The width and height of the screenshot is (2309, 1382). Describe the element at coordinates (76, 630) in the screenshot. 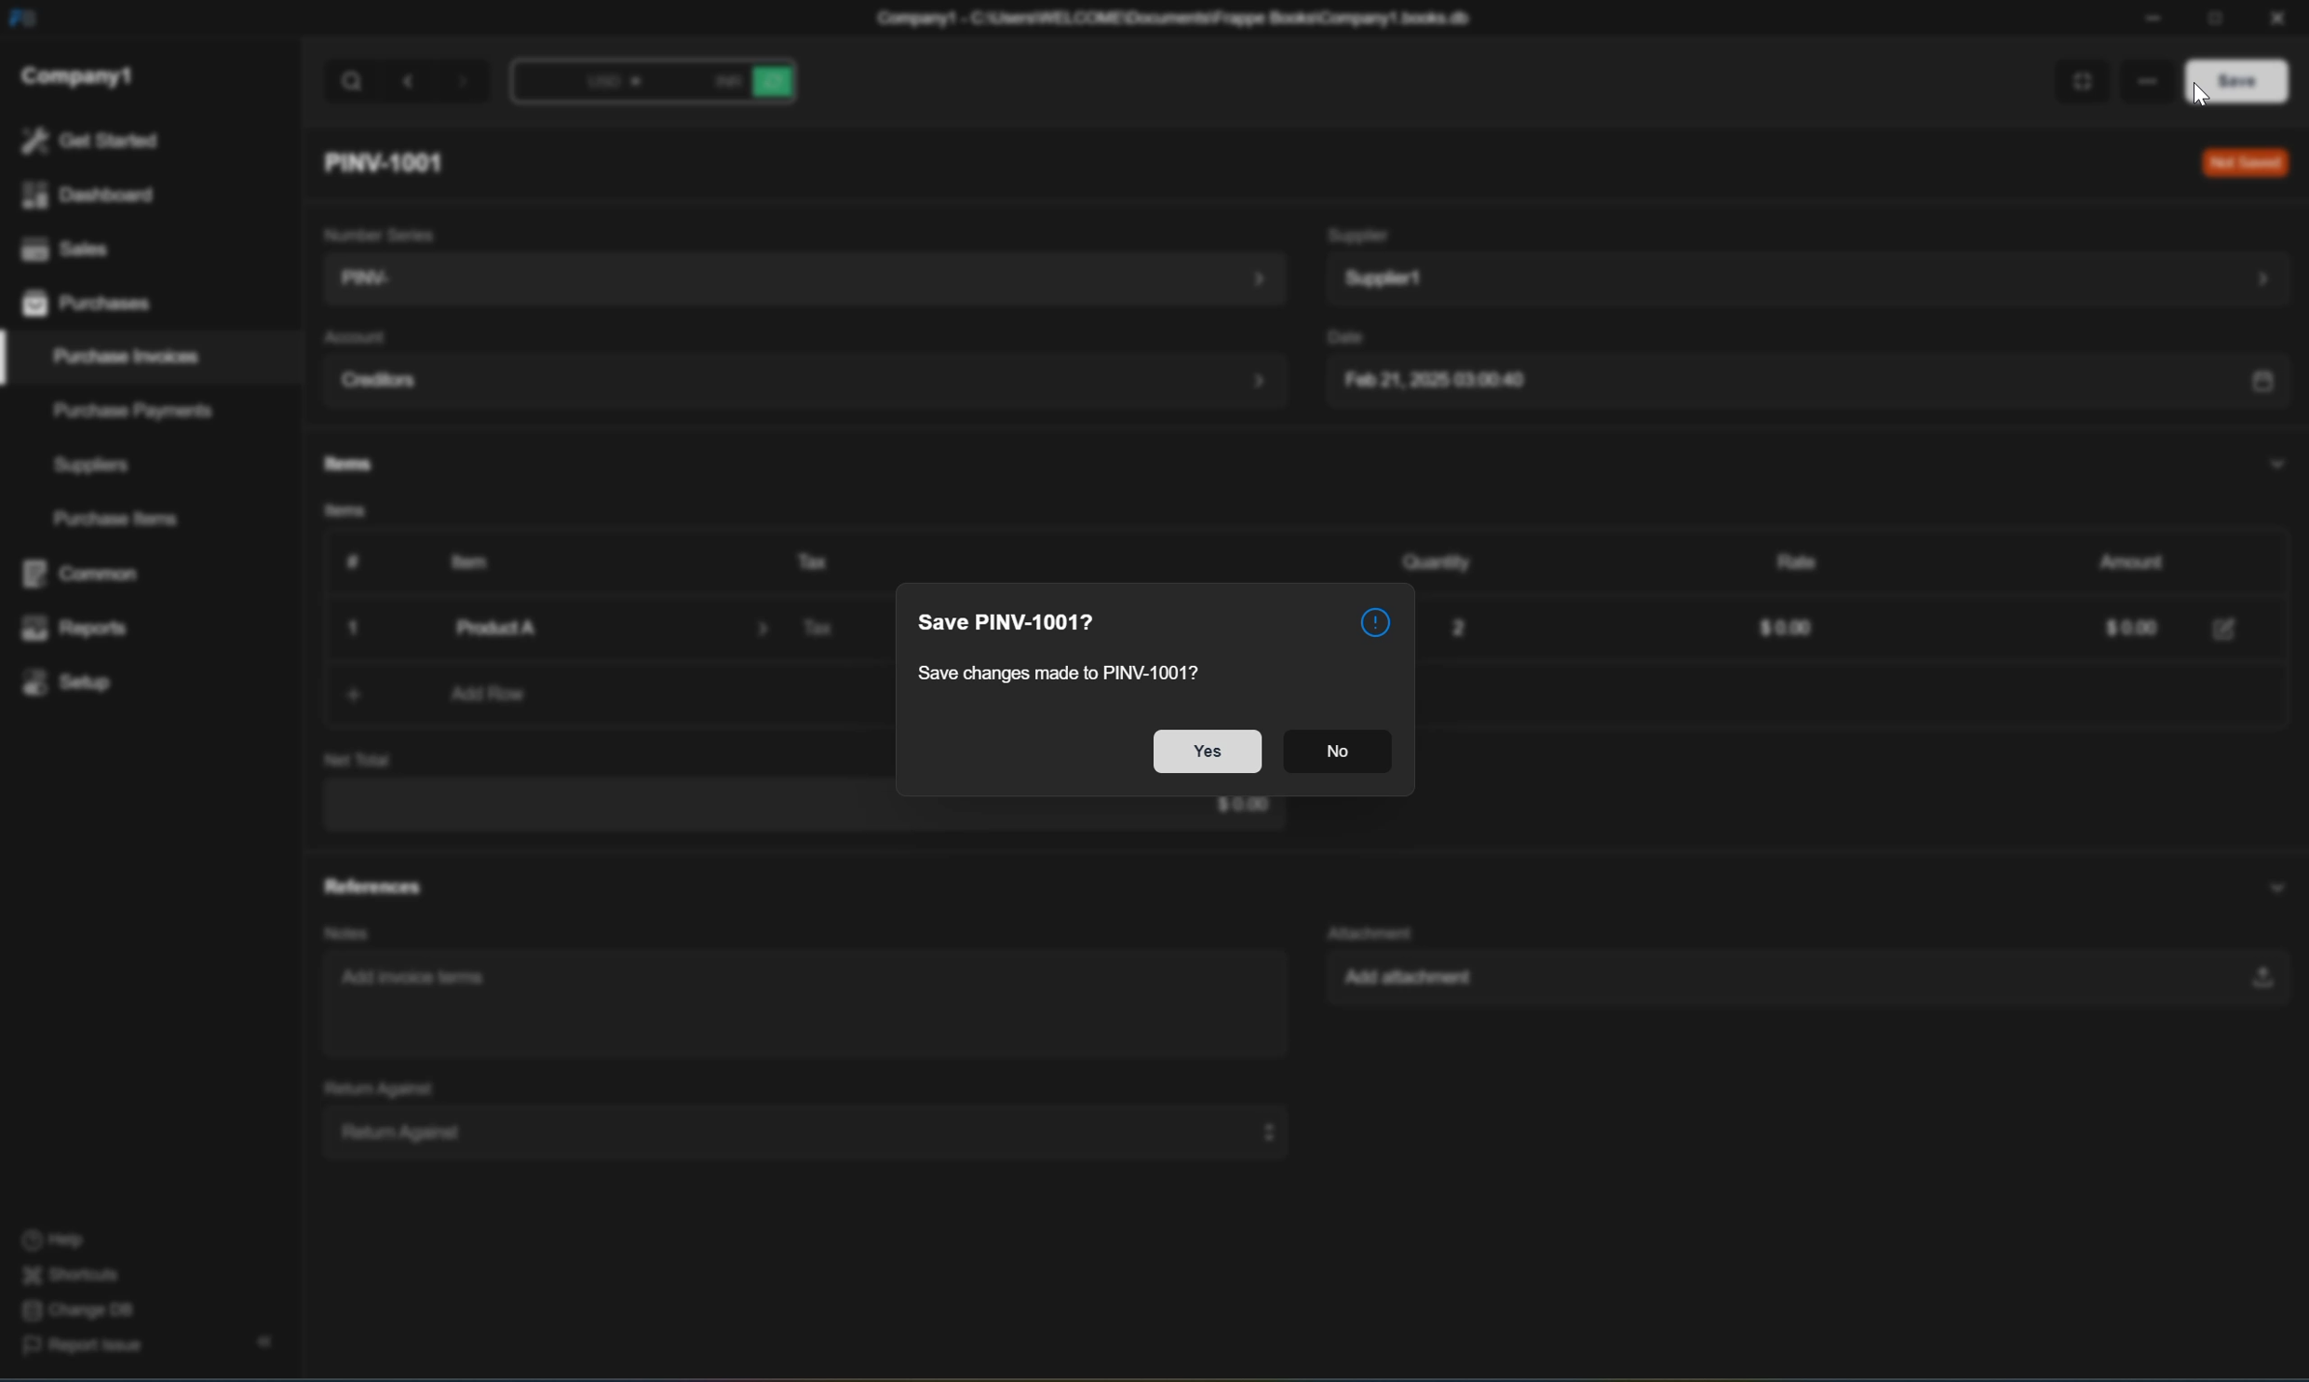

I see `reports` at that location.